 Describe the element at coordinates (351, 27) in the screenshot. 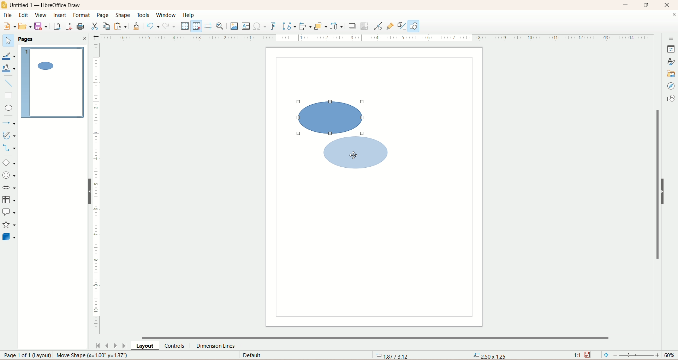

I see `shadow` at that location.